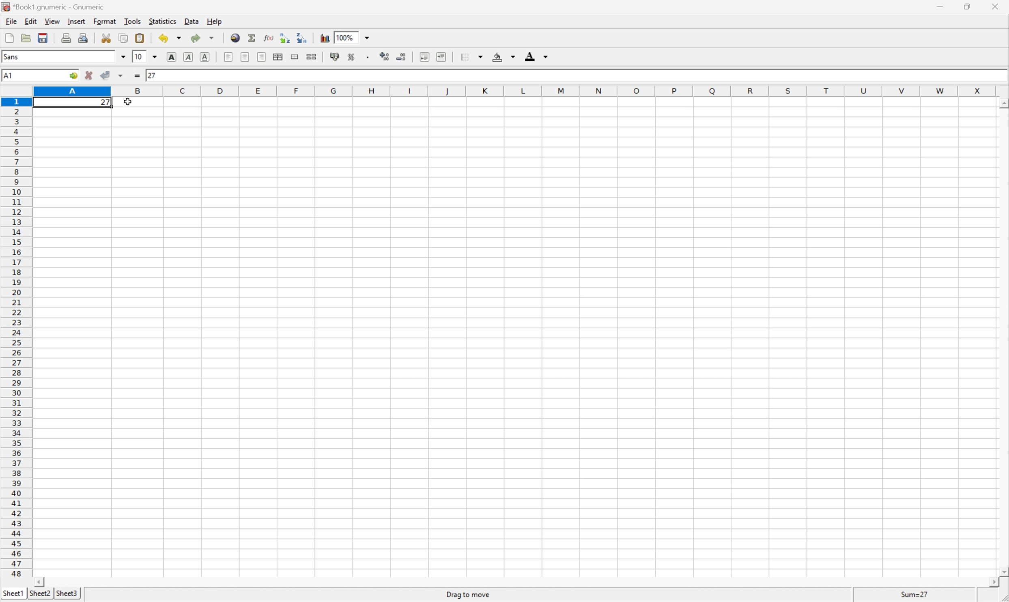  I want to click on Open a file, so click(26, 38).